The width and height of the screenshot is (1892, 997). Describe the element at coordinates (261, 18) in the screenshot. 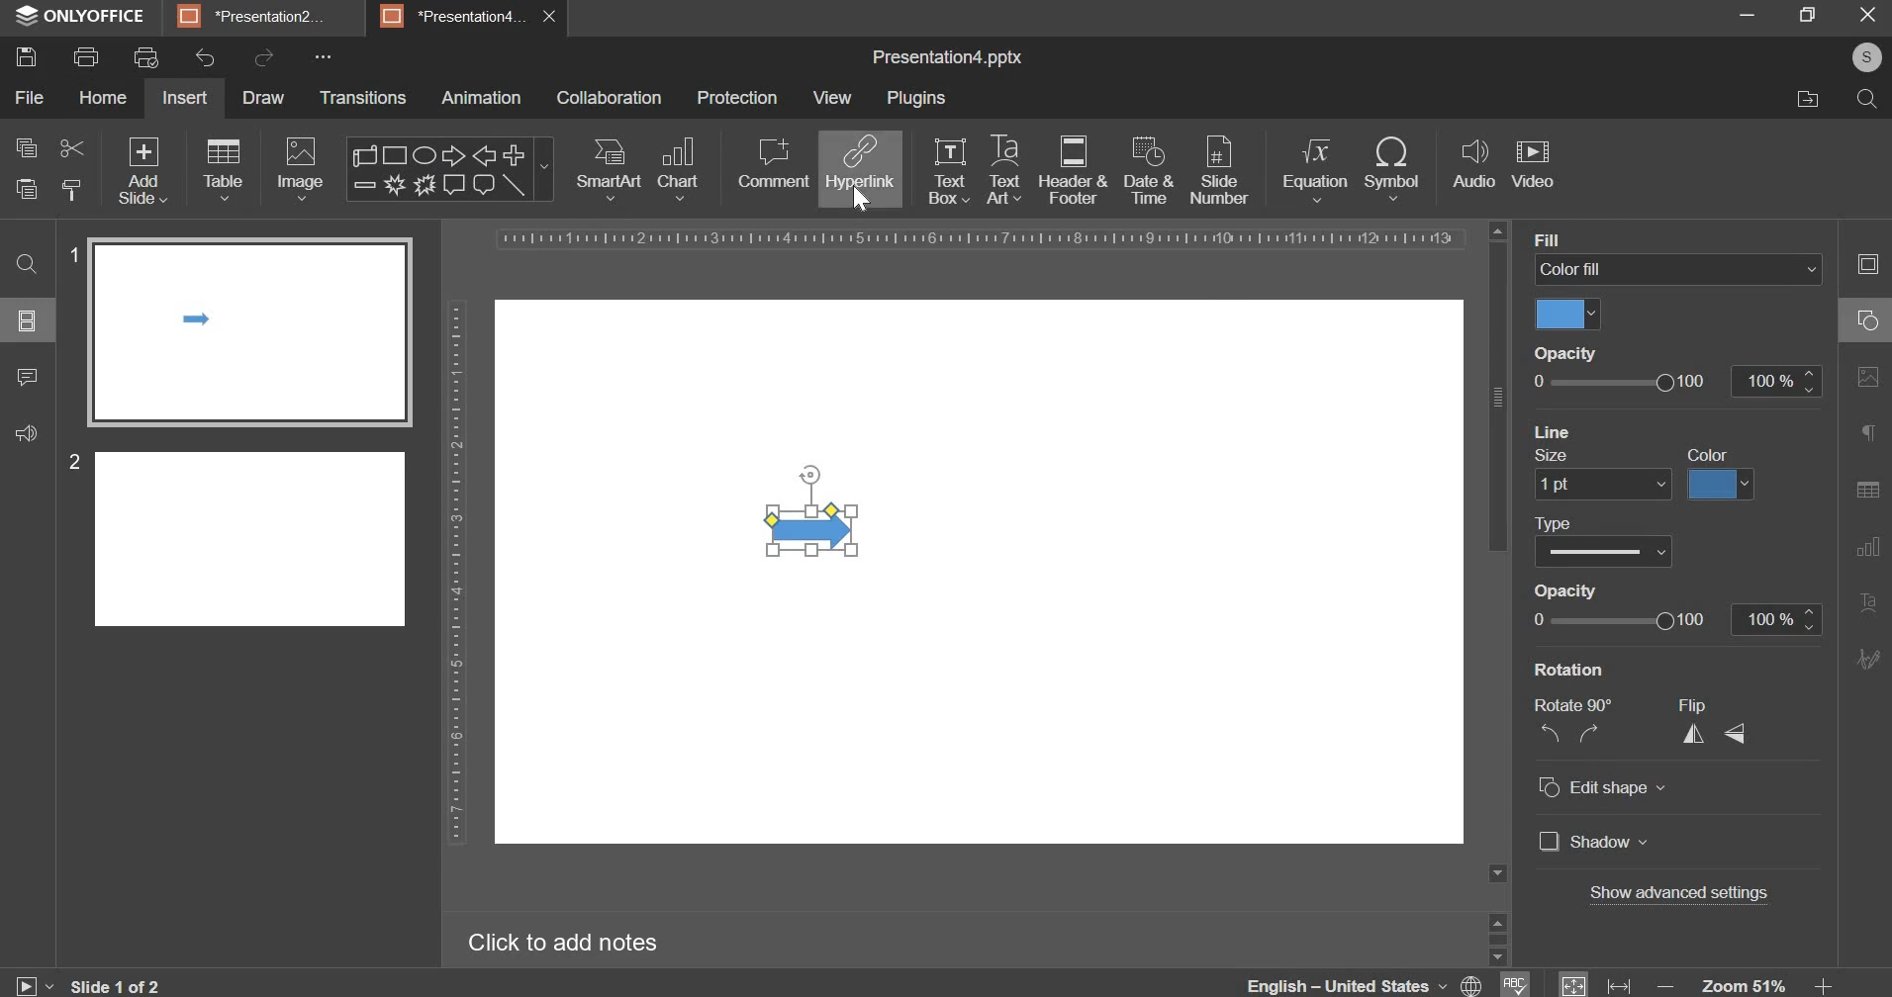

I see `[] *Presentation?` at that location.